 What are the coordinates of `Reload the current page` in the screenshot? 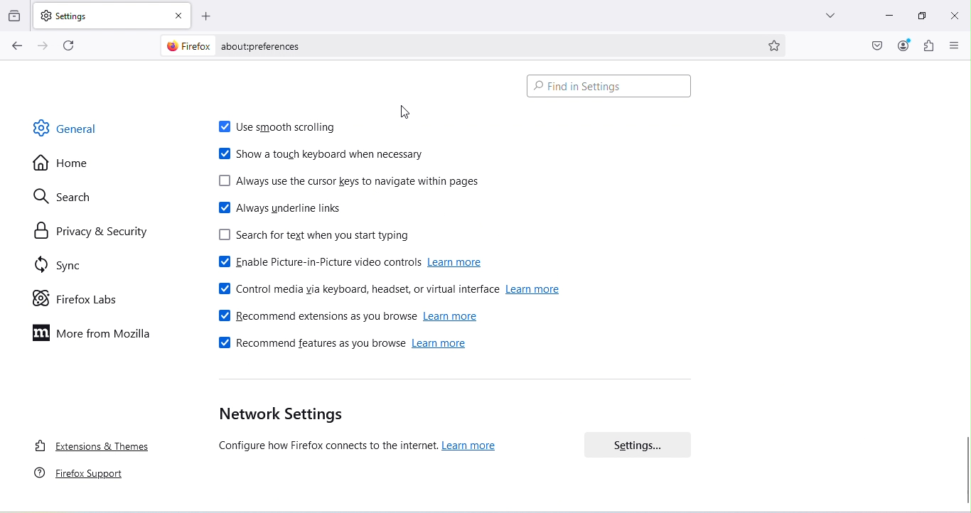 It's located at (68, 46).